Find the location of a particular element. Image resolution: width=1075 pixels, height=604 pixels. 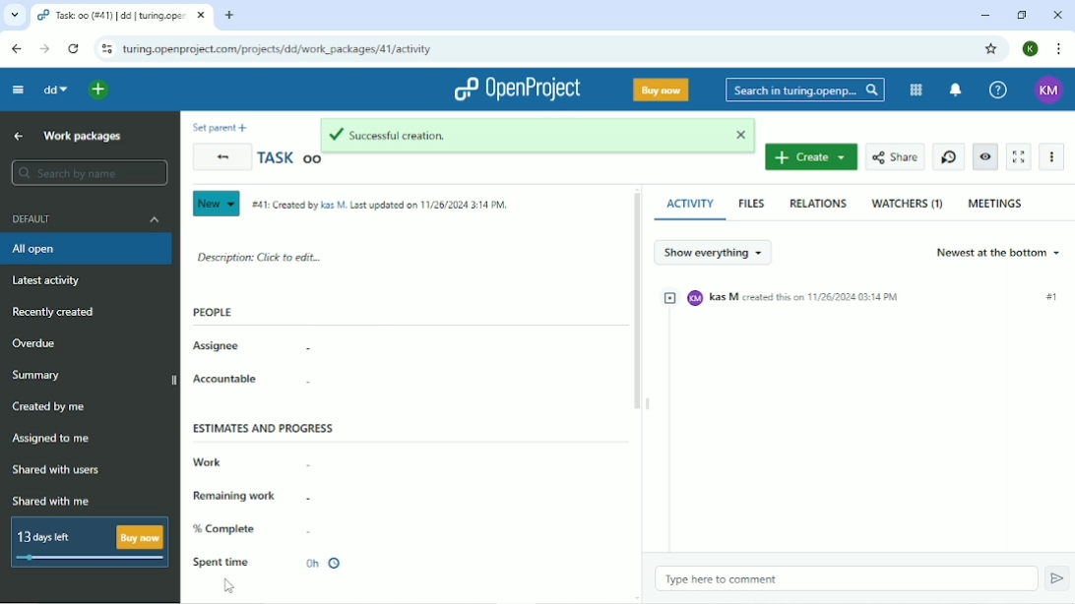

Submit comment is located at coordinates (1058, 575).